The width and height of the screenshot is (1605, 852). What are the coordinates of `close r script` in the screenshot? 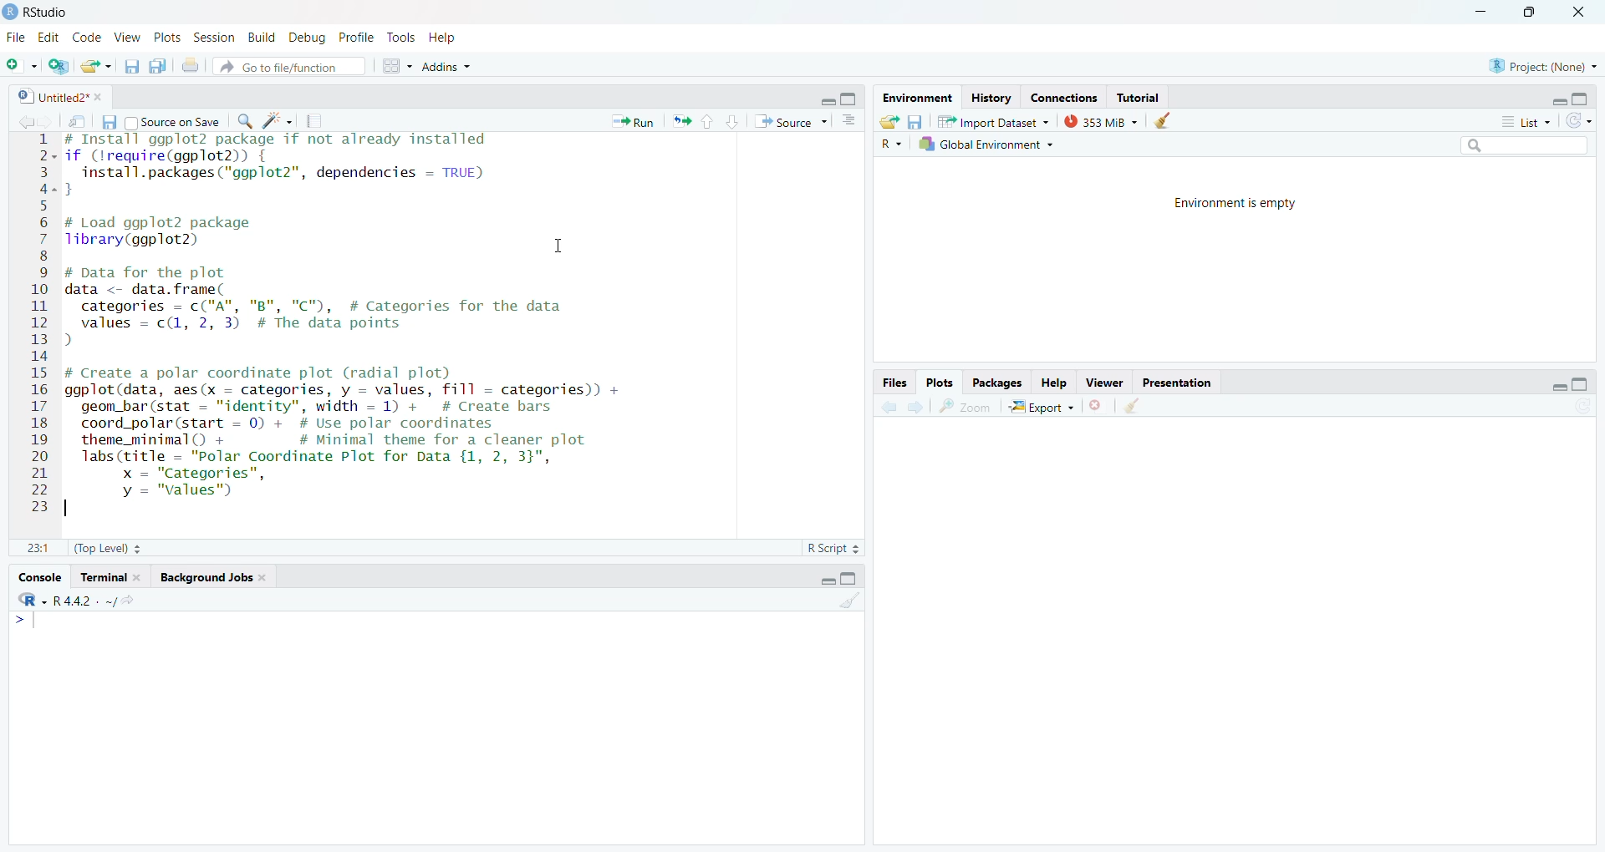 It's located at (822, 99).